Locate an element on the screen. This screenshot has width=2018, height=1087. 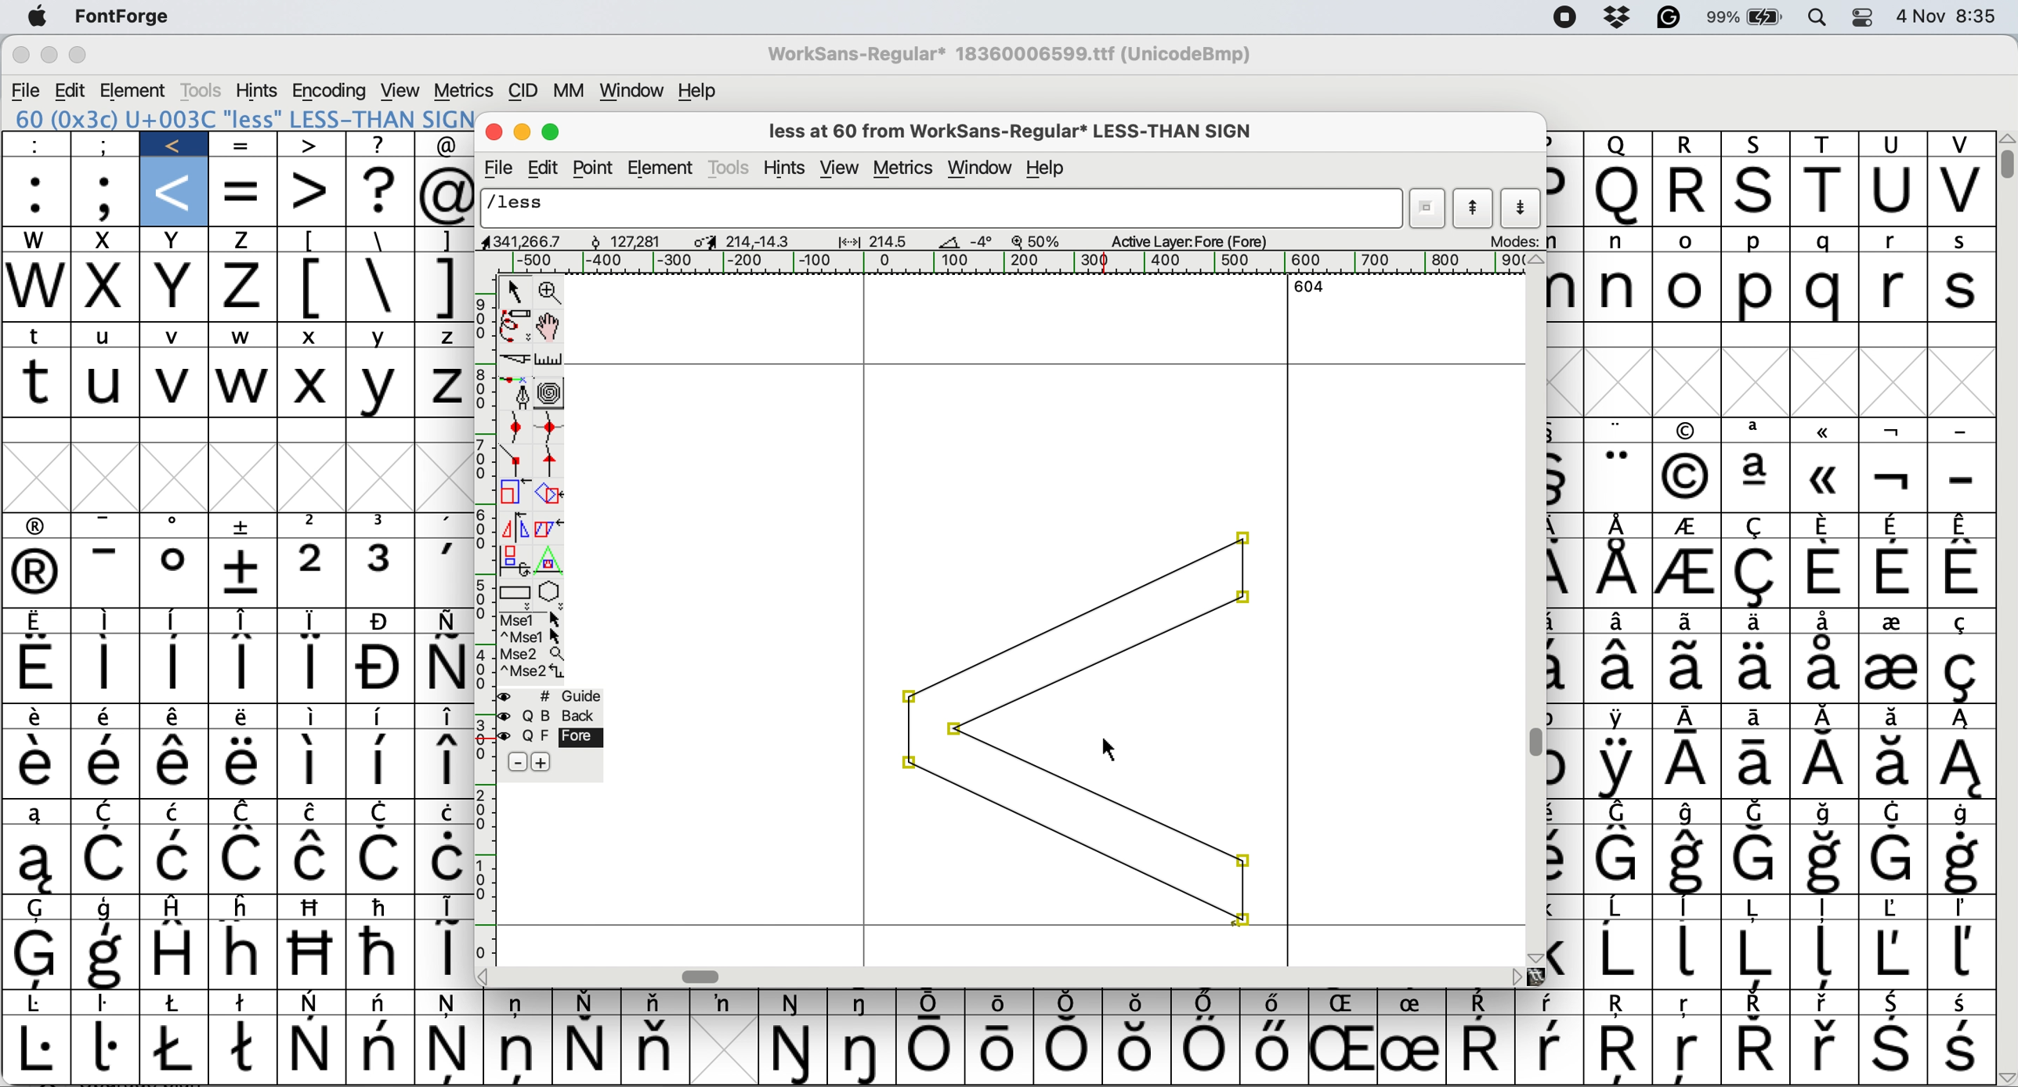
Symbol is located at coordinates (442, 717).